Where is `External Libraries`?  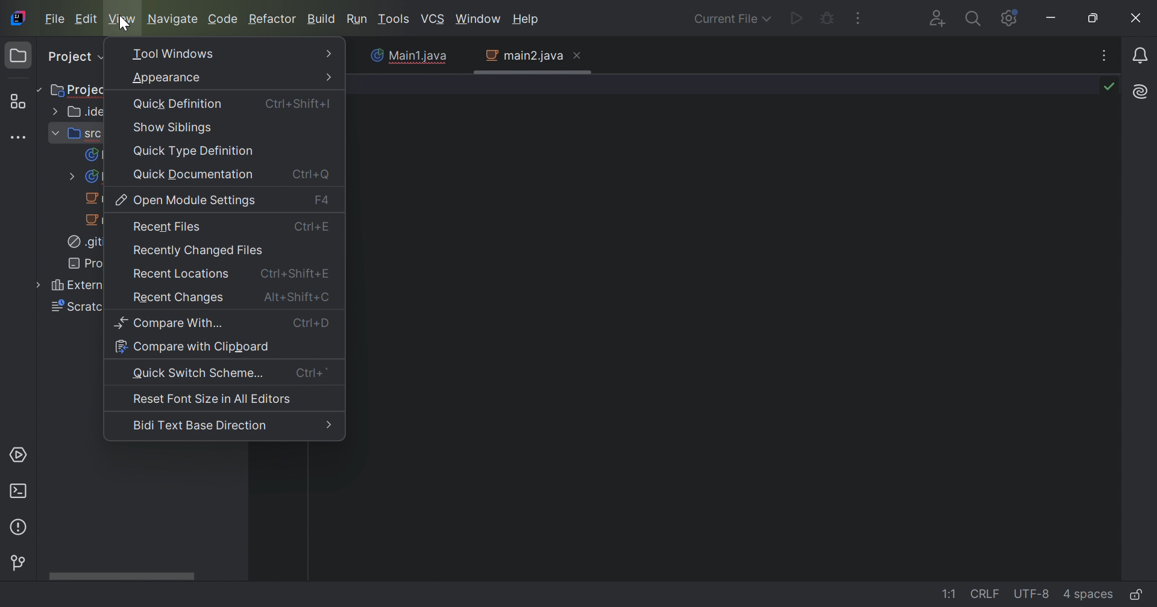
External Libraries is located at coordinates (69, 287).